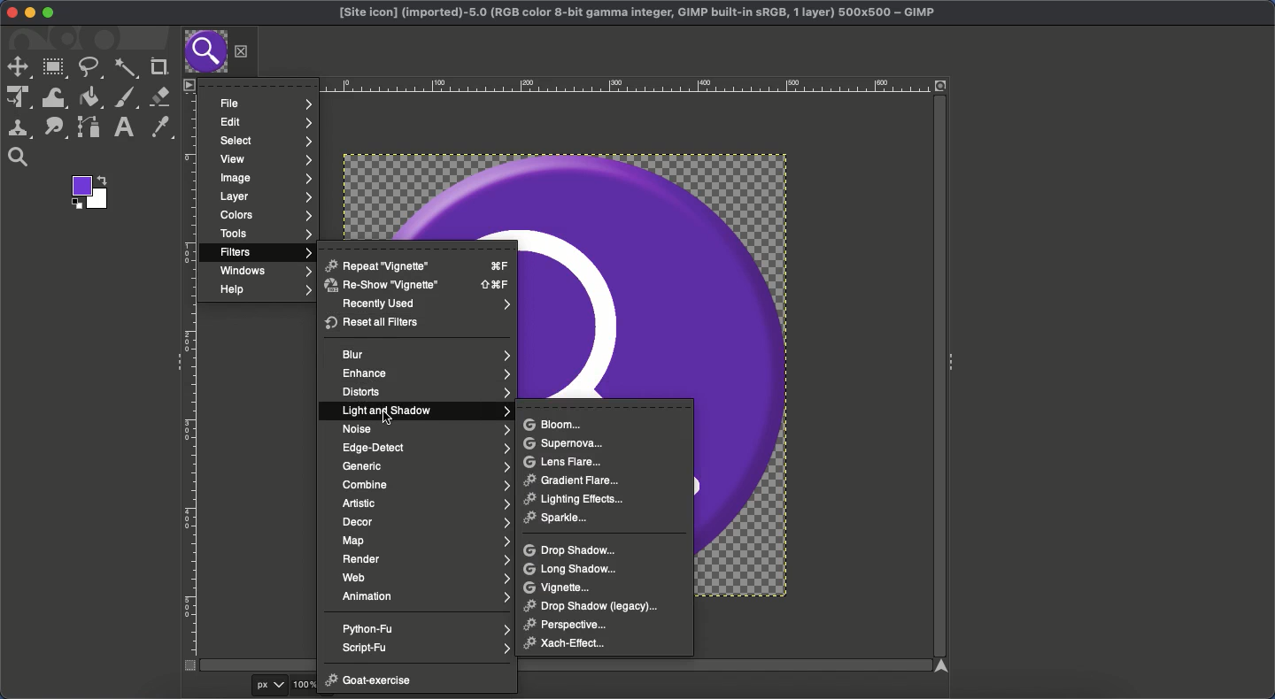 The width and height of the screenshot is (1275, 699). I want to click on Enhance, so click(423, 374).